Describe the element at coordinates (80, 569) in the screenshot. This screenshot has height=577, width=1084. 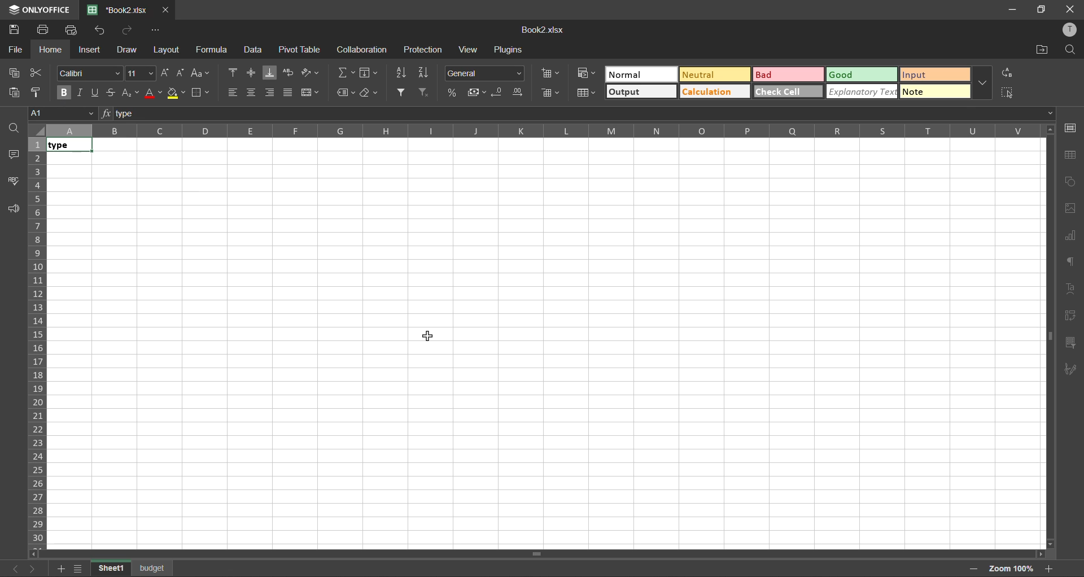
I see `list of sheets` at that location.